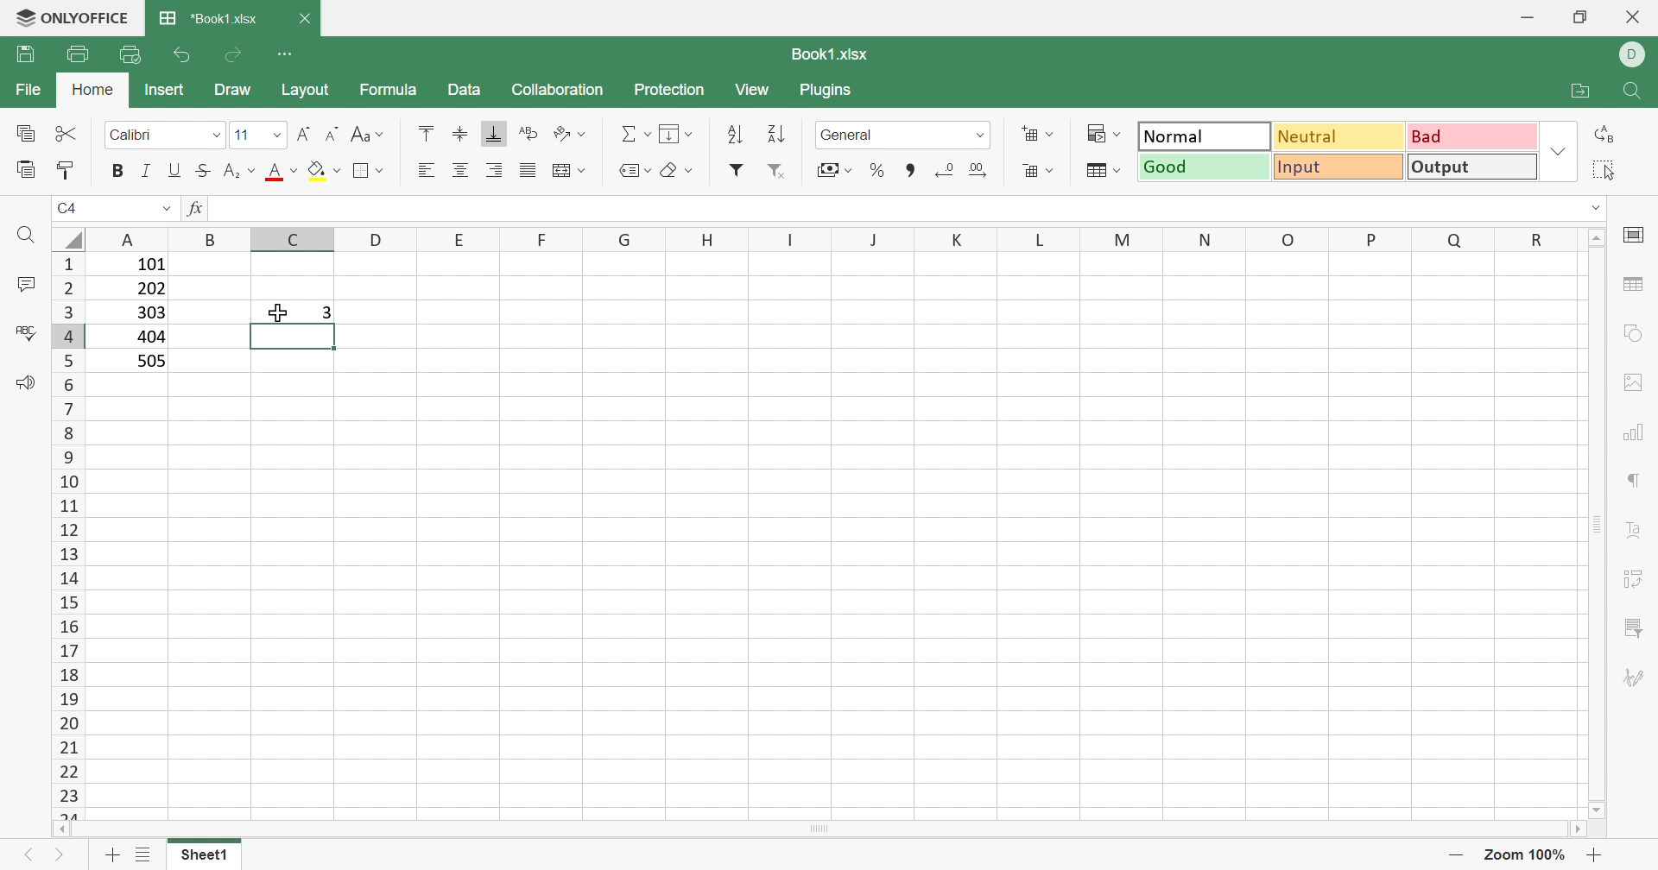  I want to click on 404, so click(149, 337).